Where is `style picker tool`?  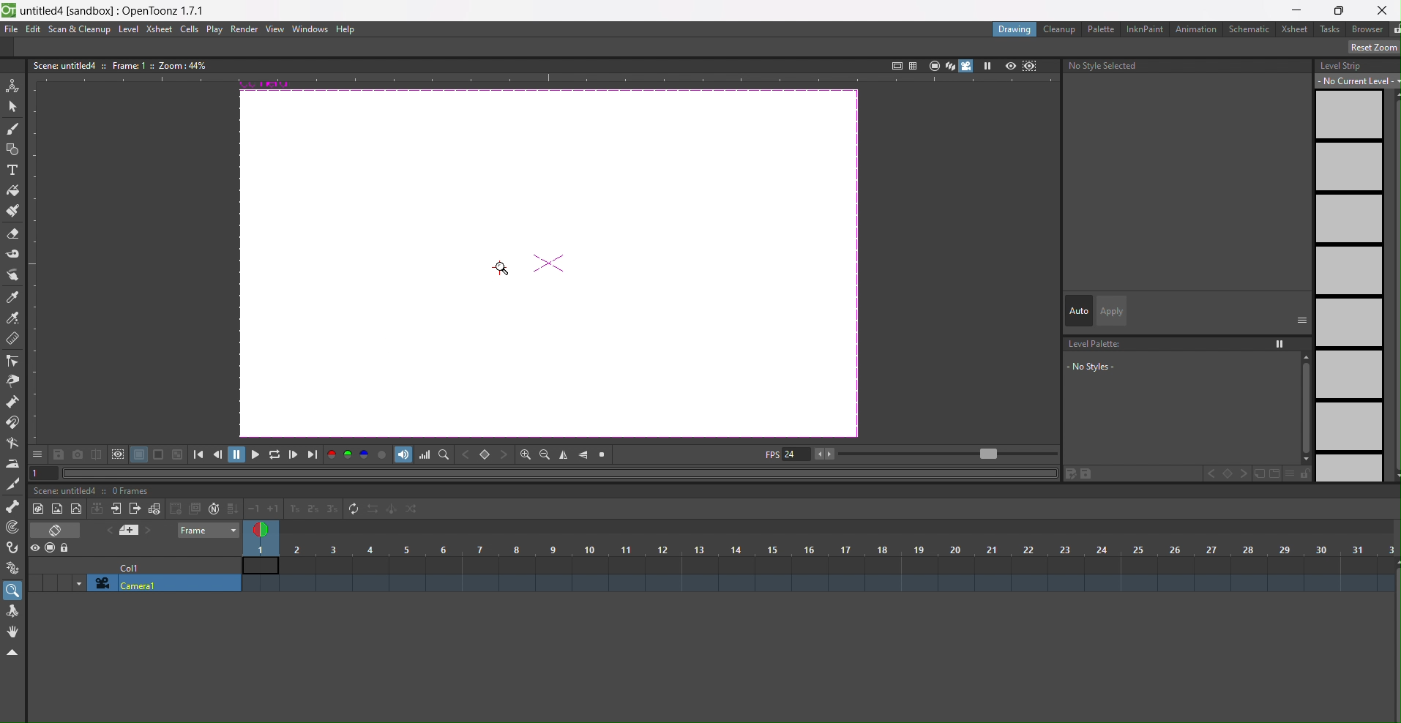
style picker tool is located at coordinates (15, 274).